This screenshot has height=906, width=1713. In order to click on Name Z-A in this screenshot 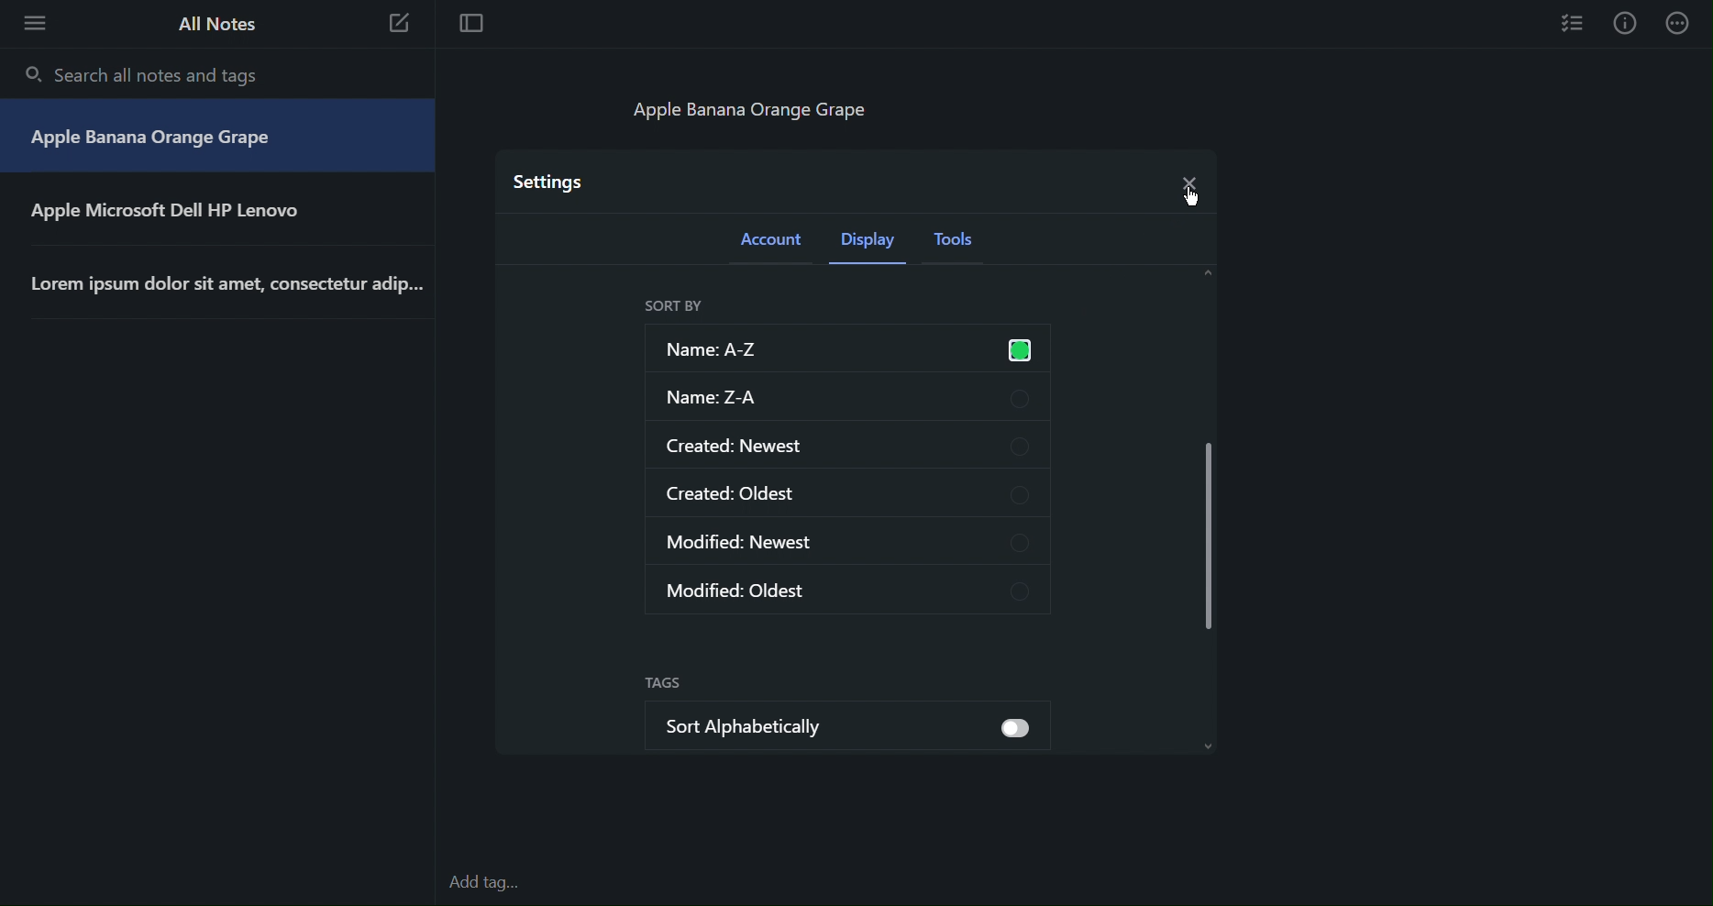, I will do `click(846, 397)`.